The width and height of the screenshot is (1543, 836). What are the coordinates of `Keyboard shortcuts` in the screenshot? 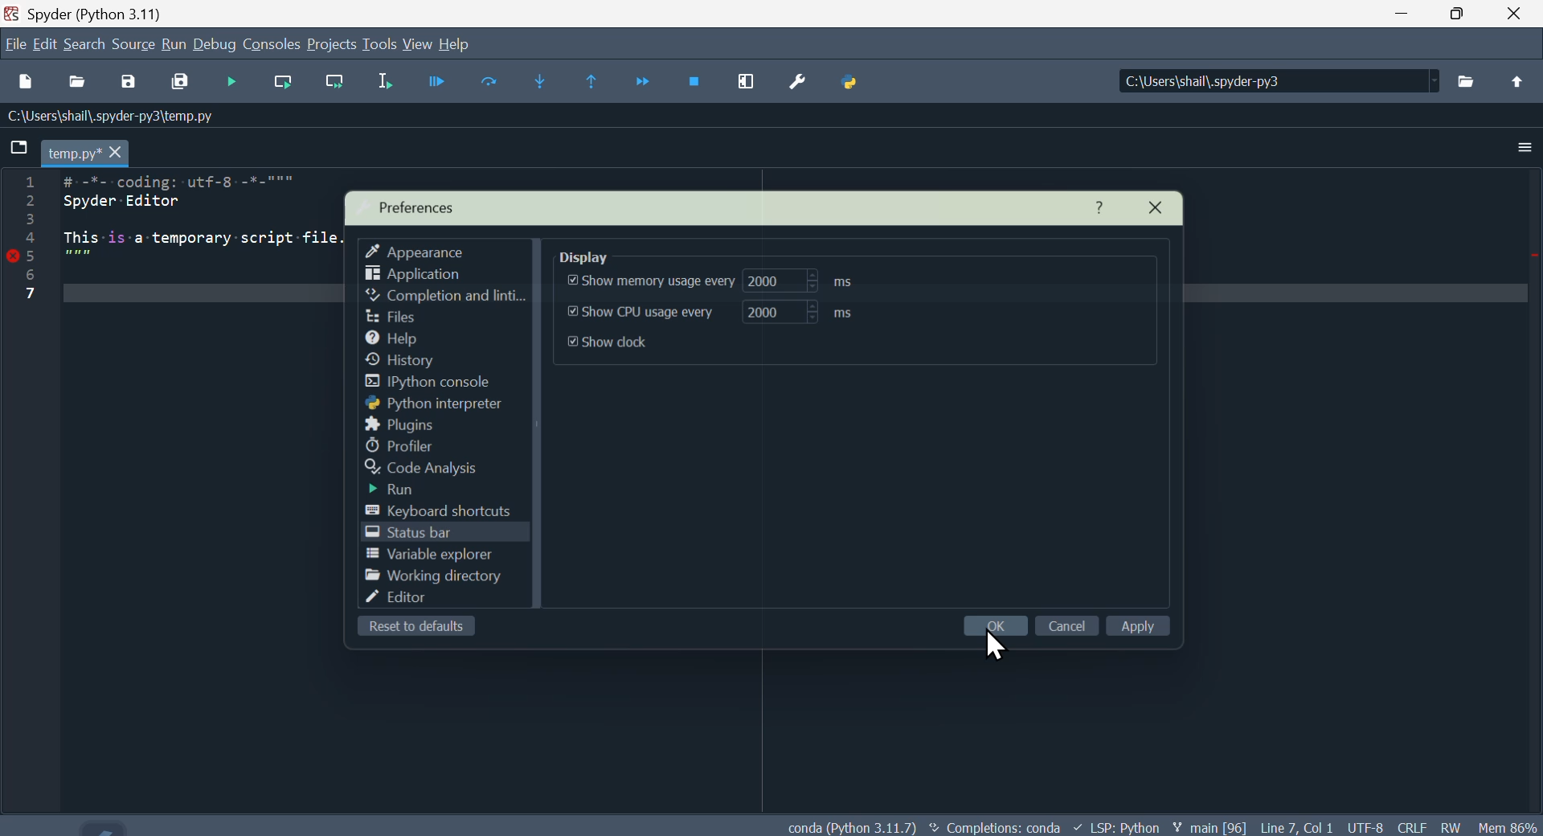 It's located at (448, 510).